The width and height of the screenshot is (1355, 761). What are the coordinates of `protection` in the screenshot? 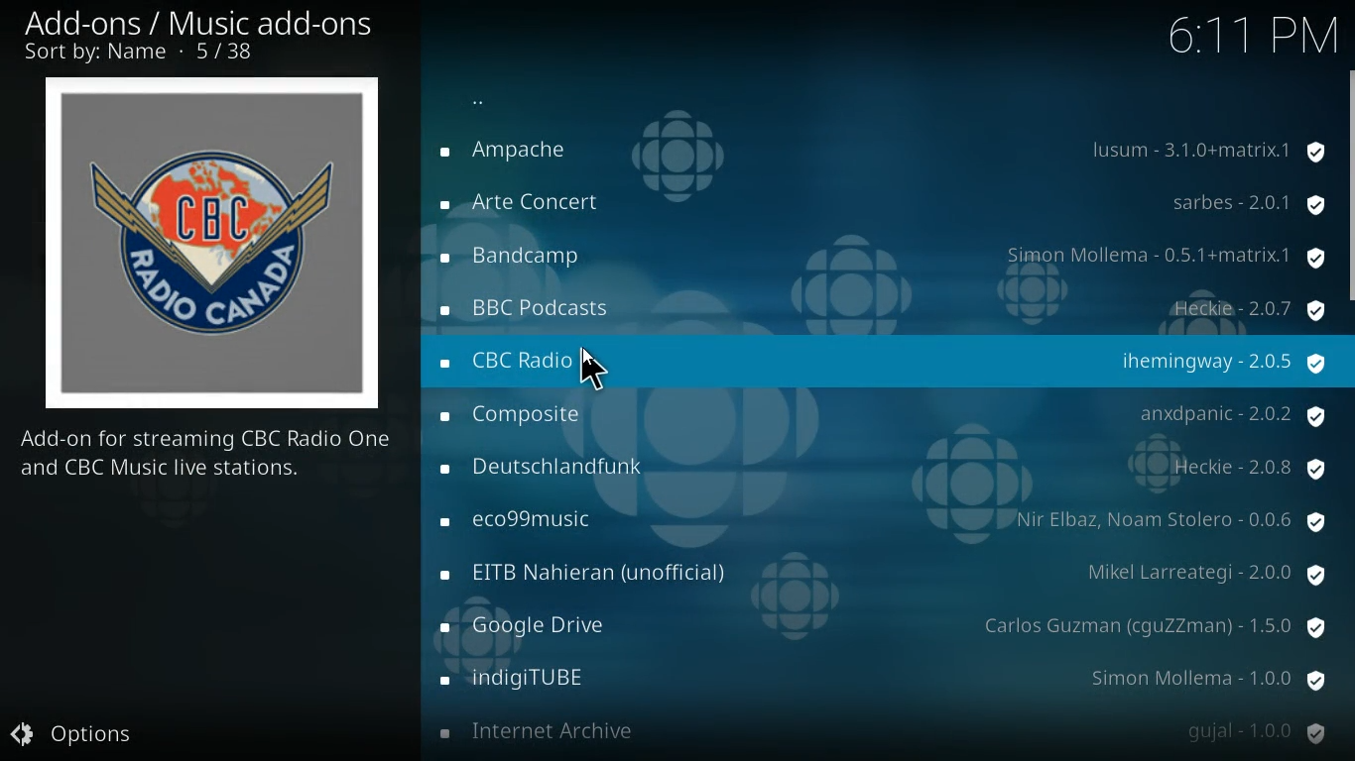 It's located at (1232, 468).